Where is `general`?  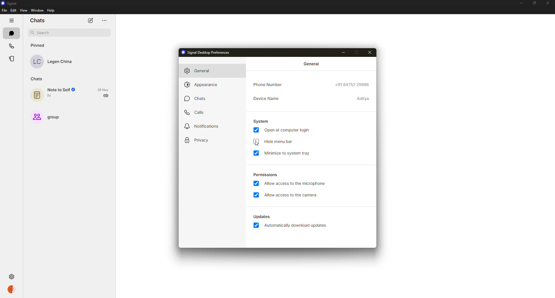
general is located at coordinates (312, 64).